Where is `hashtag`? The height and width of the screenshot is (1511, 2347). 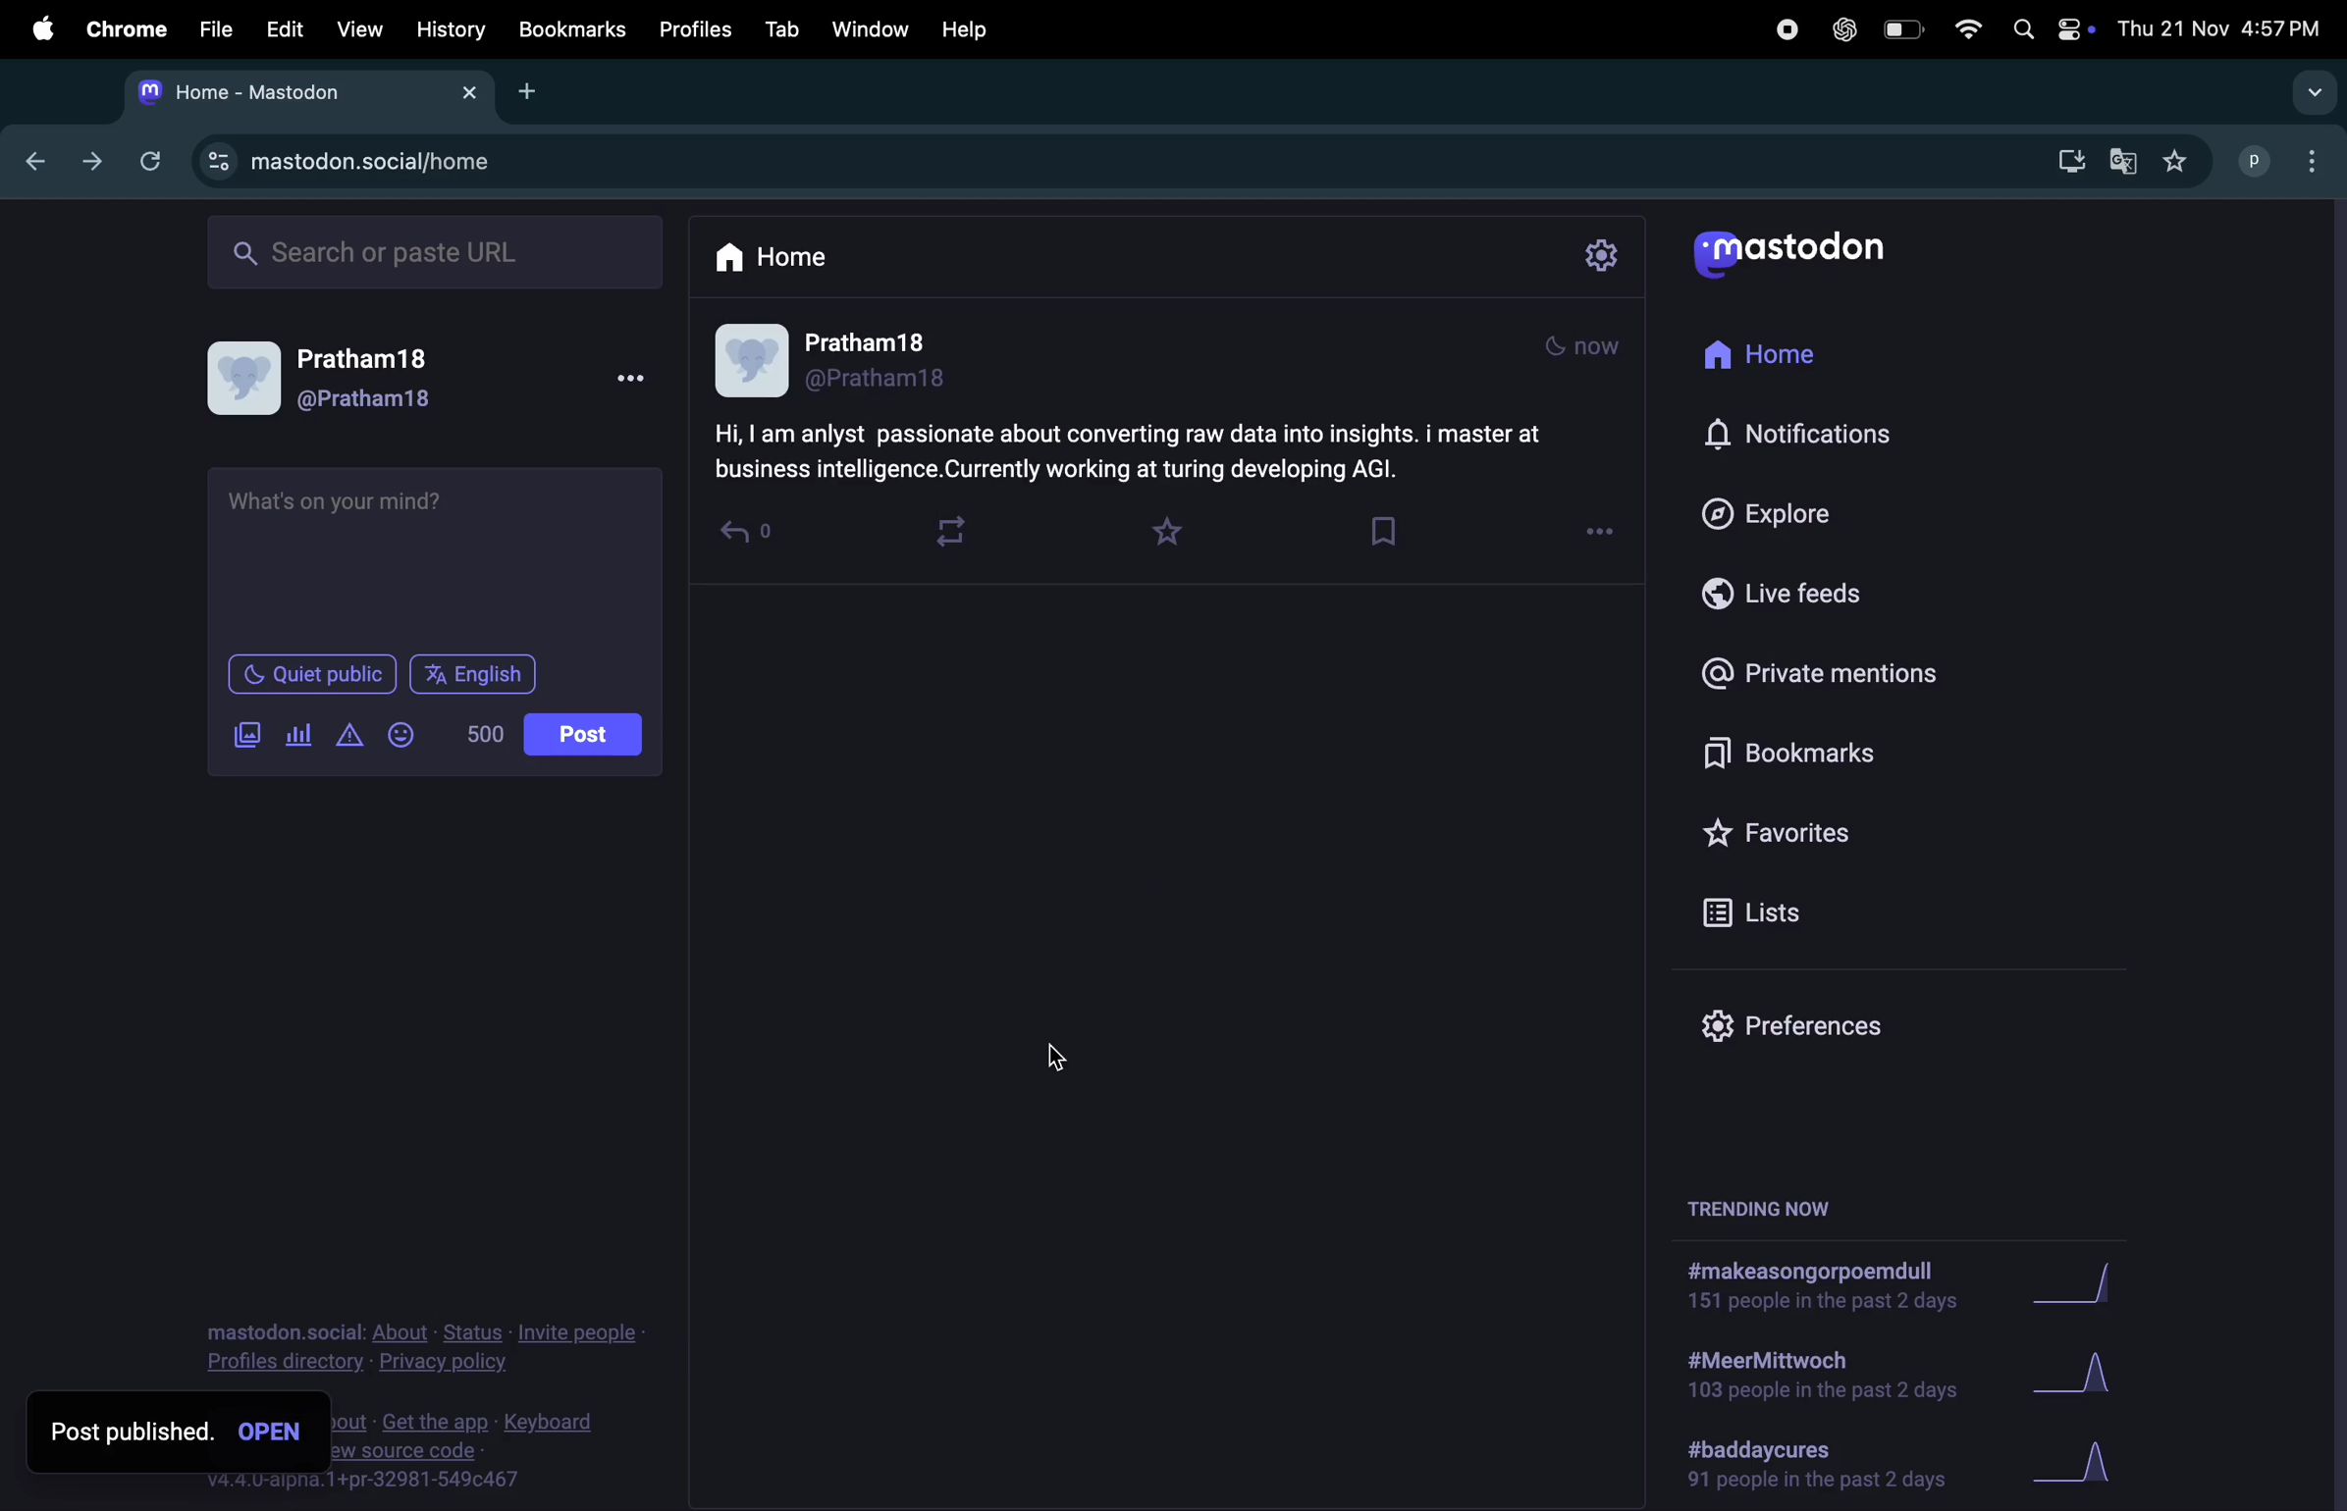
hashtag is located at coordinates (1823, 1466).